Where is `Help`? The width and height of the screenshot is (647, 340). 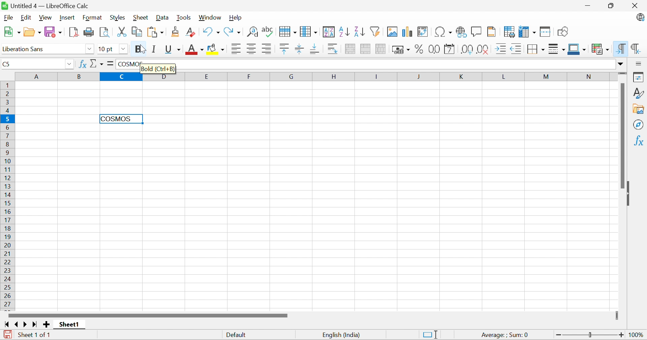
Help is located at coordinates (237, 18).